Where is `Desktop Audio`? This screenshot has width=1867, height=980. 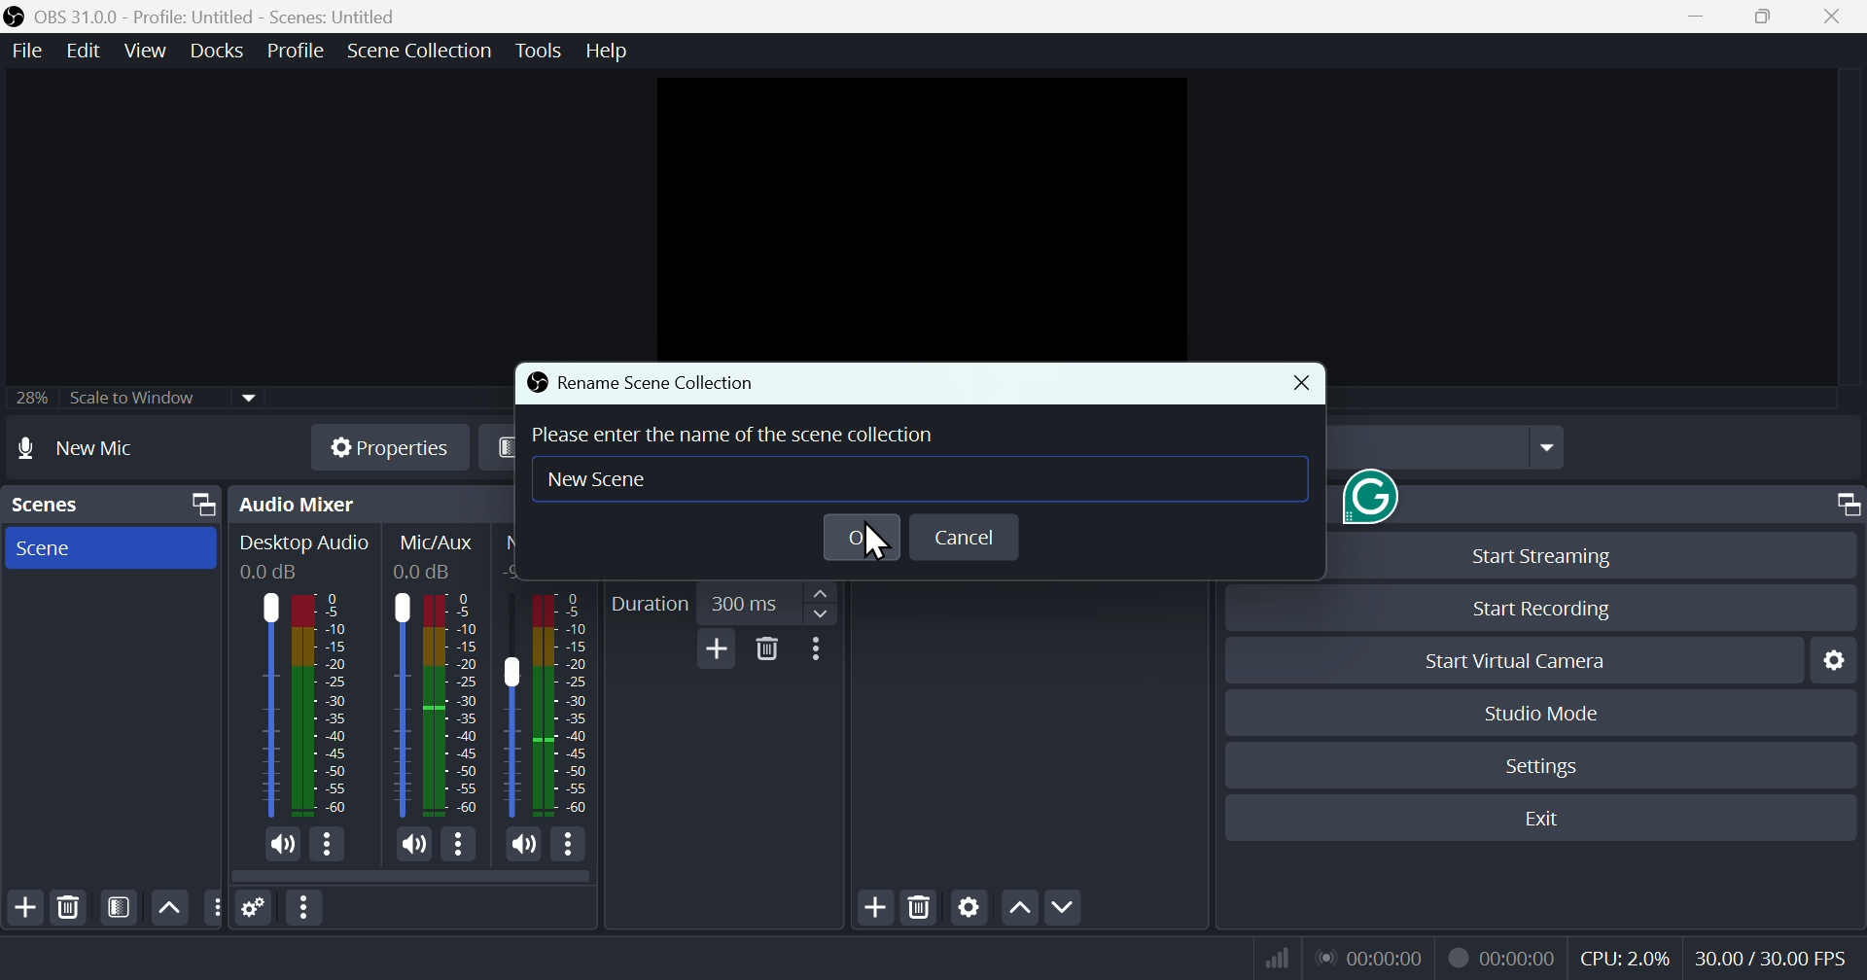 Desktop Audio is located at coordinates (325, 706).